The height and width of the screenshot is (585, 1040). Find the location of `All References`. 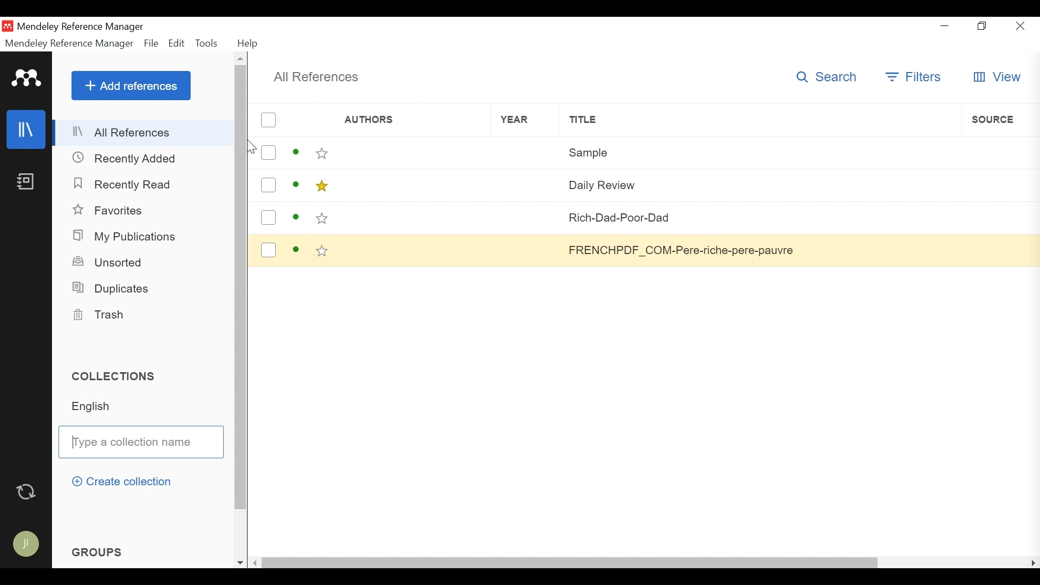

All References is located at coordinates (316, 77).